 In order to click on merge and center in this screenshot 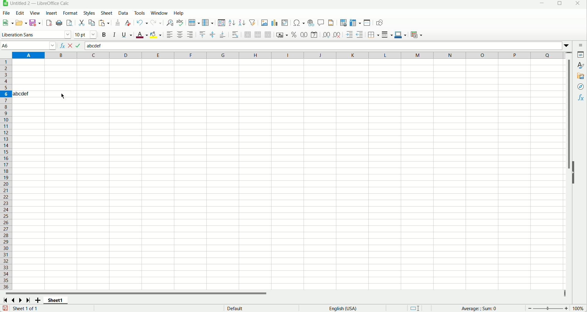, I will do `click(247, 35)`.